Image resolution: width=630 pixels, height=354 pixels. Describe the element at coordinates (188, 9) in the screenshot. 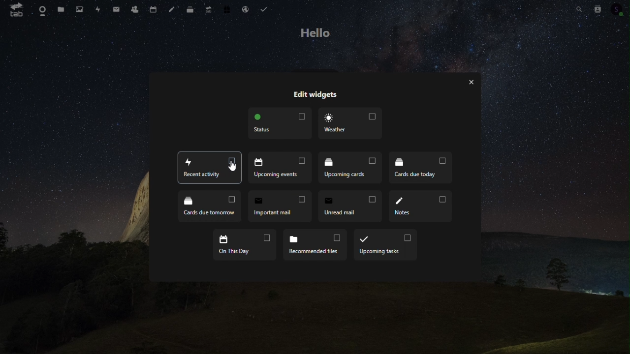

I see `deck` at that location.